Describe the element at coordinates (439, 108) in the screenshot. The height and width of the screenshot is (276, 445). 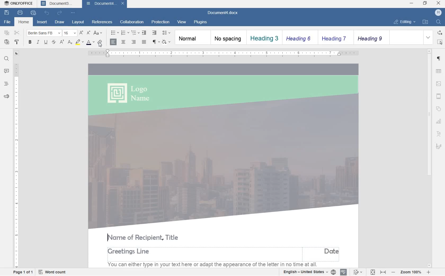
I see `shape settings` at that location.